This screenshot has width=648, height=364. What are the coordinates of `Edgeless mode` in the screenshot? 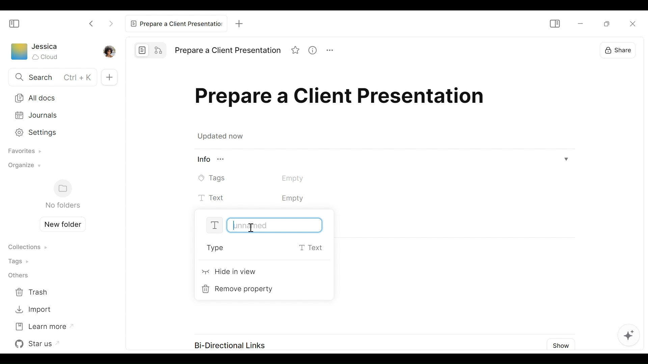 It's located at (159, 50).